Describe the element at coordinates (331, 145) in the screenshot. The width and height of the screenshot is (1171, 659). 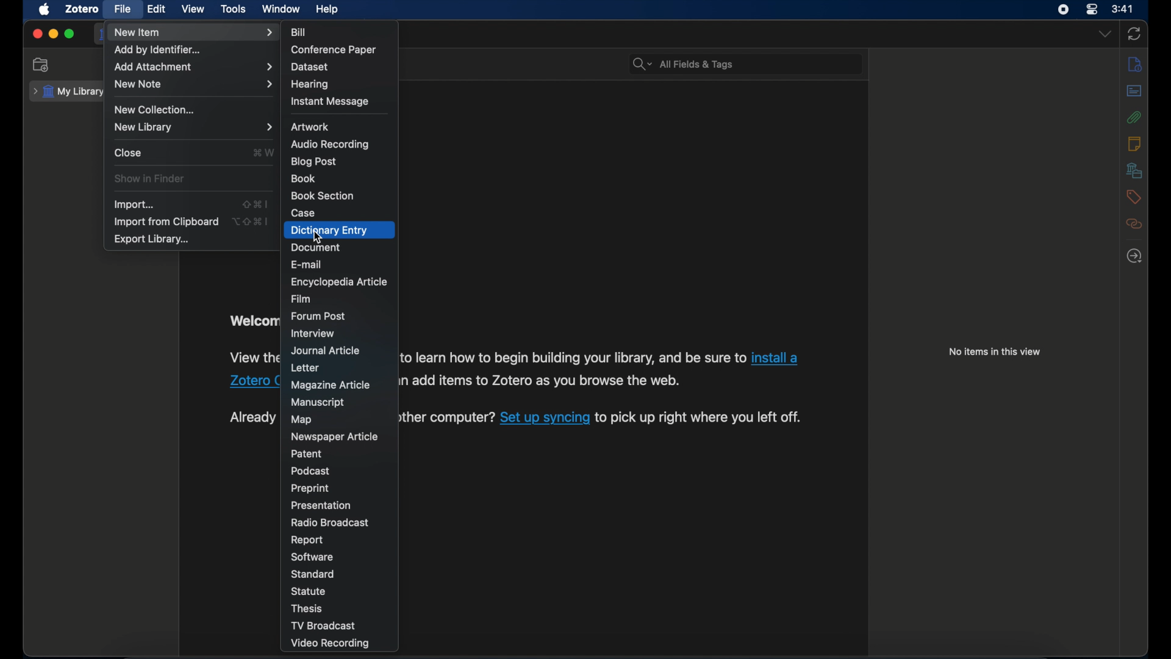
I see `audio recording` at that location.